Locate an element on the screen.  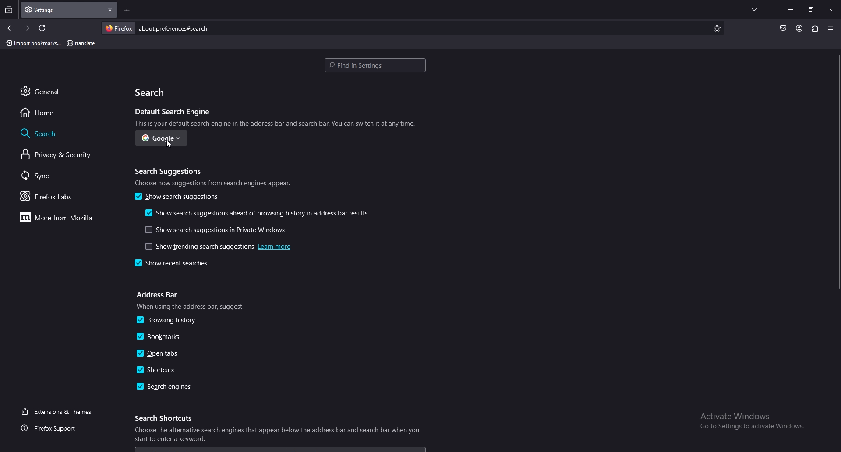
resize is located at coordinates (811, 10).